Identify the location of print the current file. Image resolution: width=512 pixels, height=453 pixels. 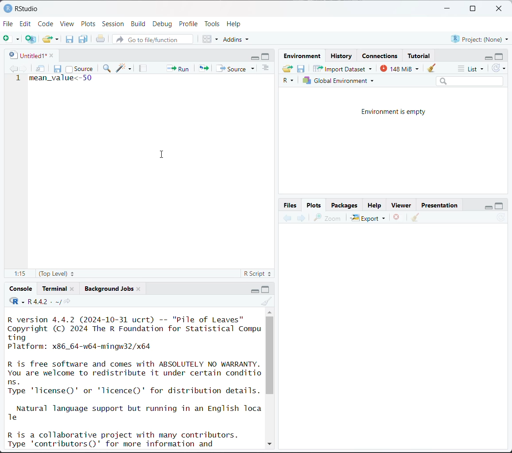
(101, 39).